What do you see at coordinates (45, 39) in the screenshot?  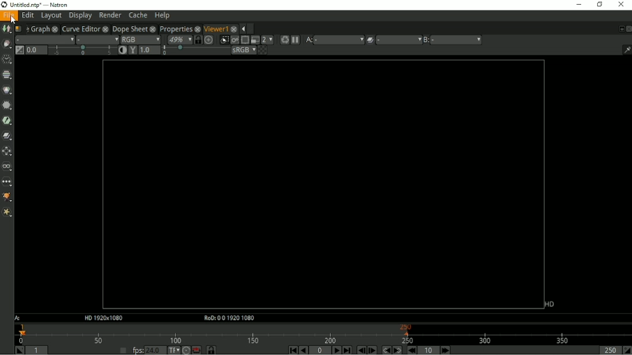 I see `Layer` at bounding box center [45, 39].